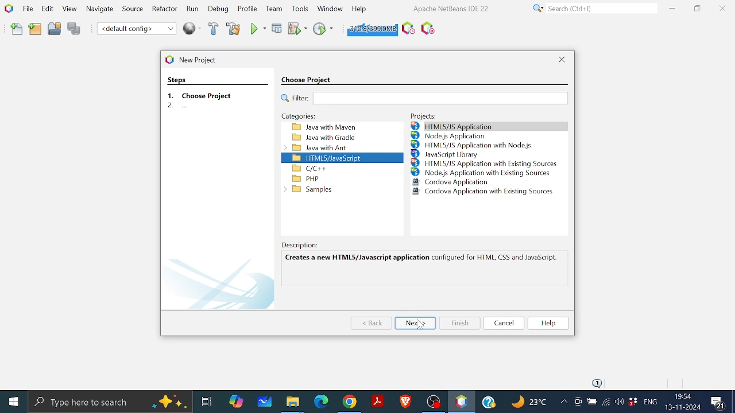 The width and height of the screenshot is (735, 413). I want to click on White board, so click(266, 401).